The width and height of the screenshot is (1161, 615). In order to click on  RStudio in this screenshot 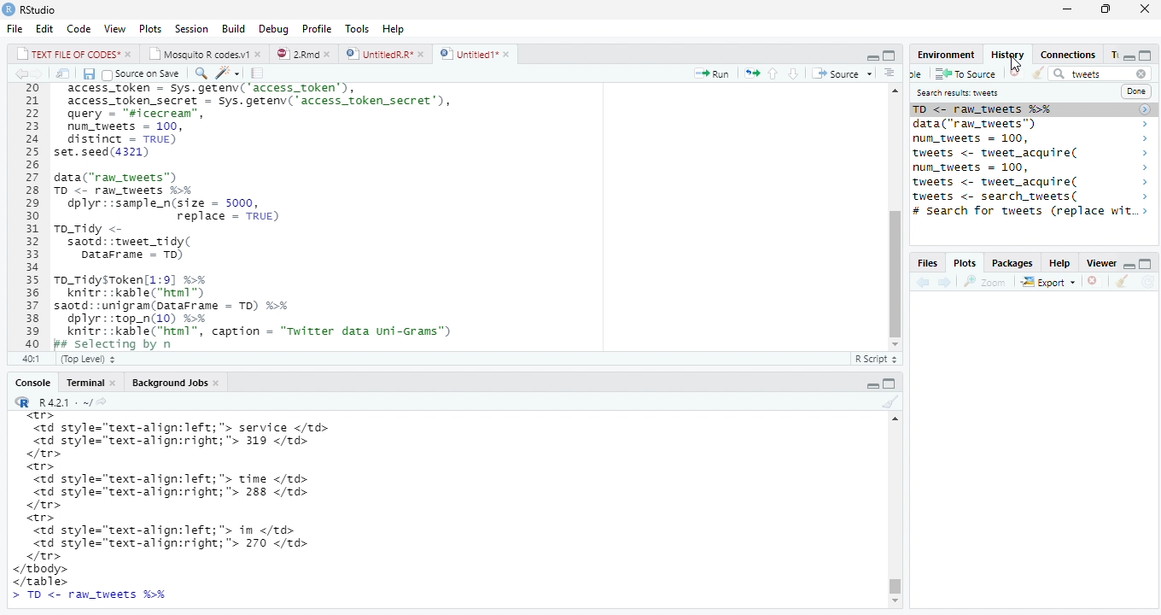, I will do `click(48, 9)`.